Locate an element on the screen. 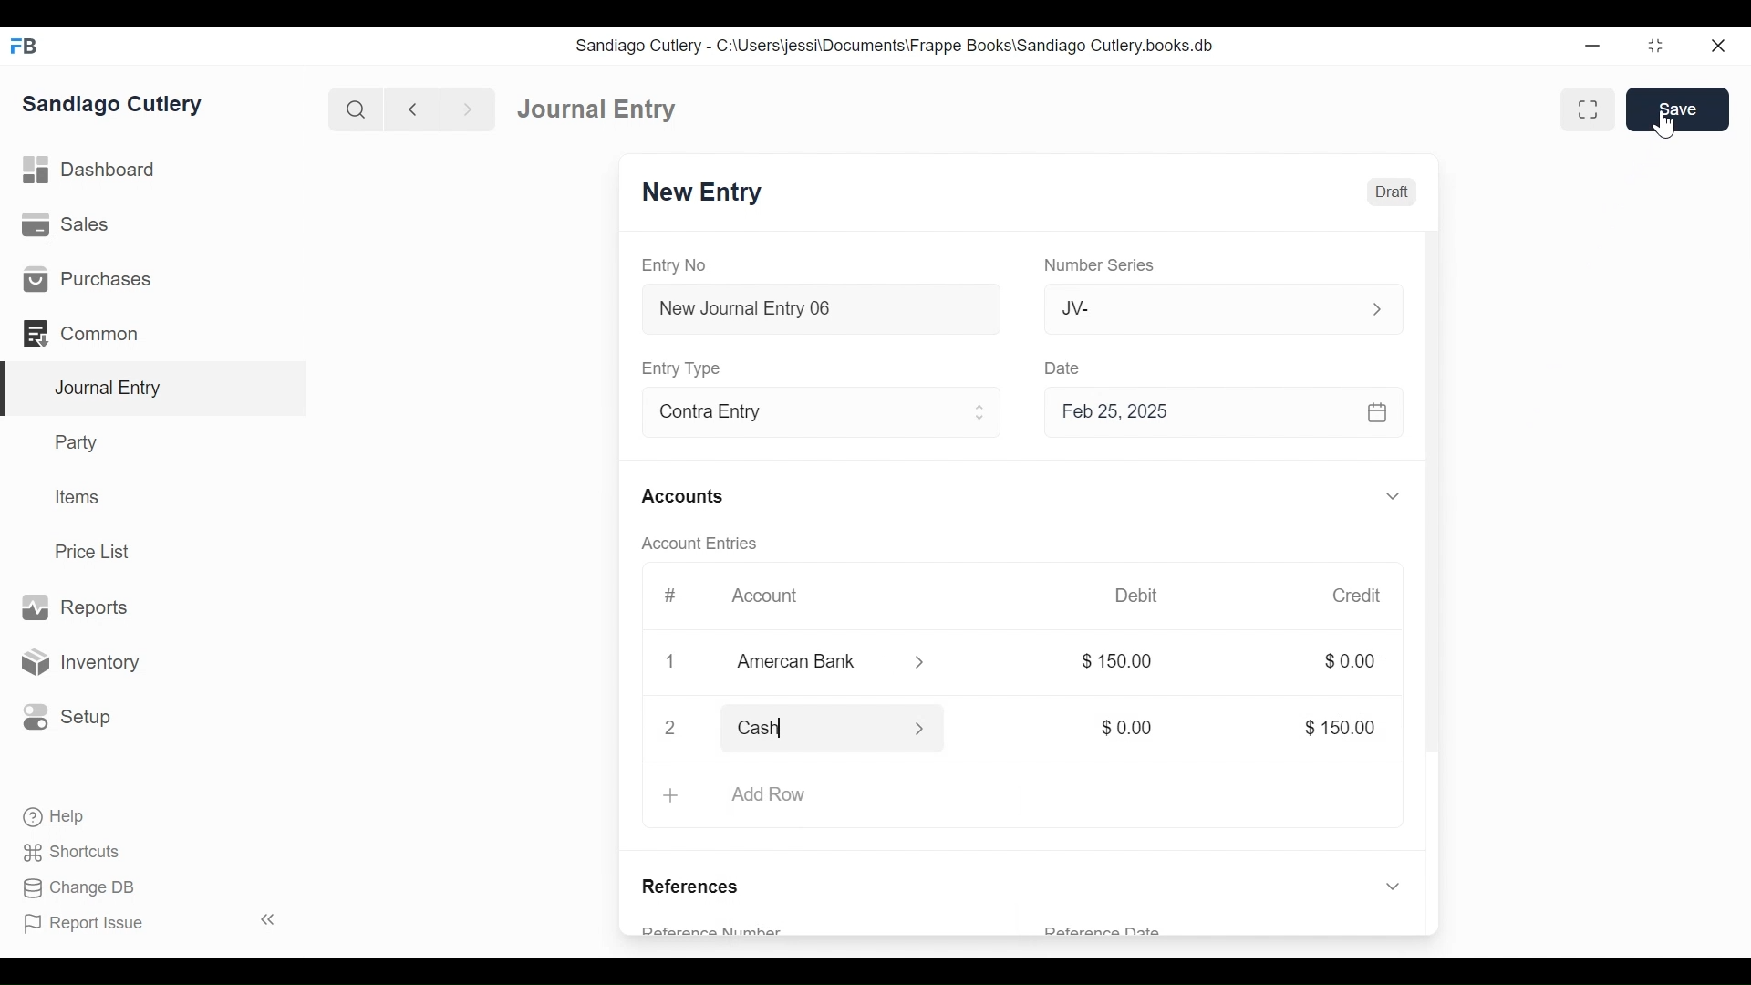 The width and height of the screenshot is (1751, 985). New Journal Entry 06 is located at coordinates (818, 311).